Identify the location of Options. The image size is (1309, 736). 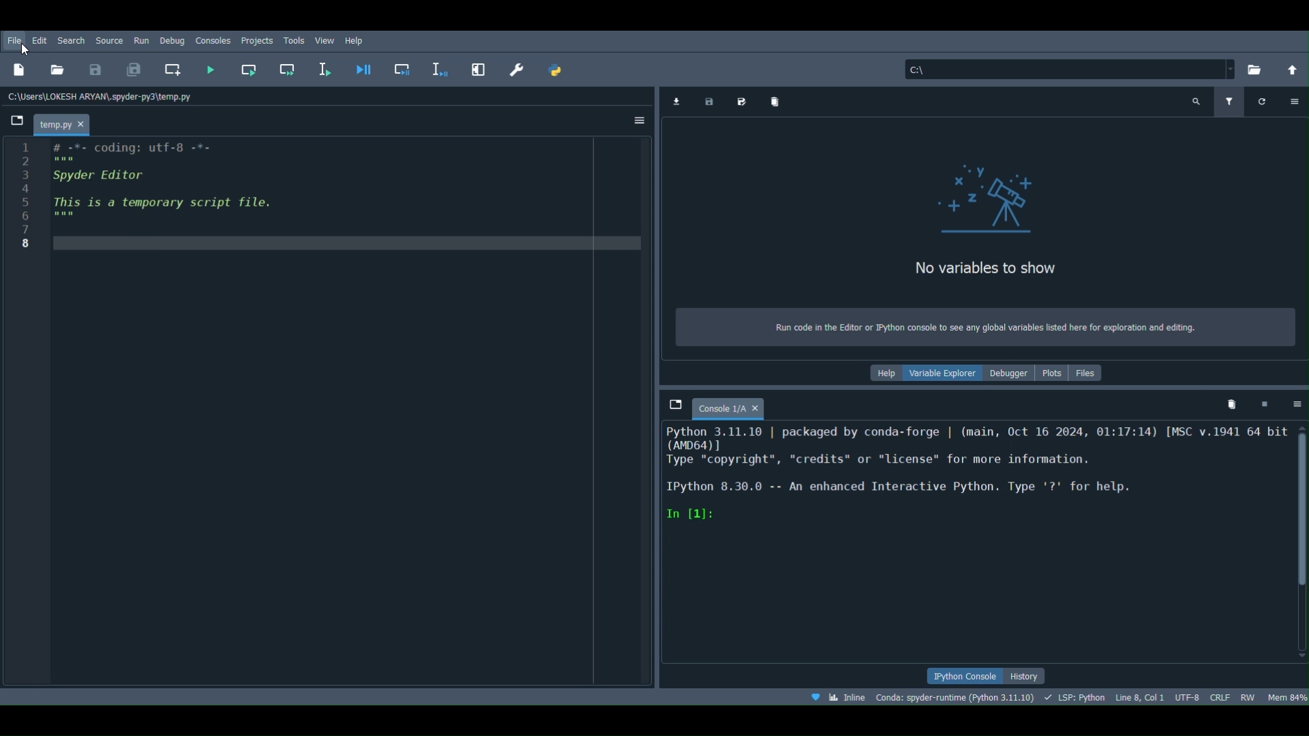
(1297, 408).